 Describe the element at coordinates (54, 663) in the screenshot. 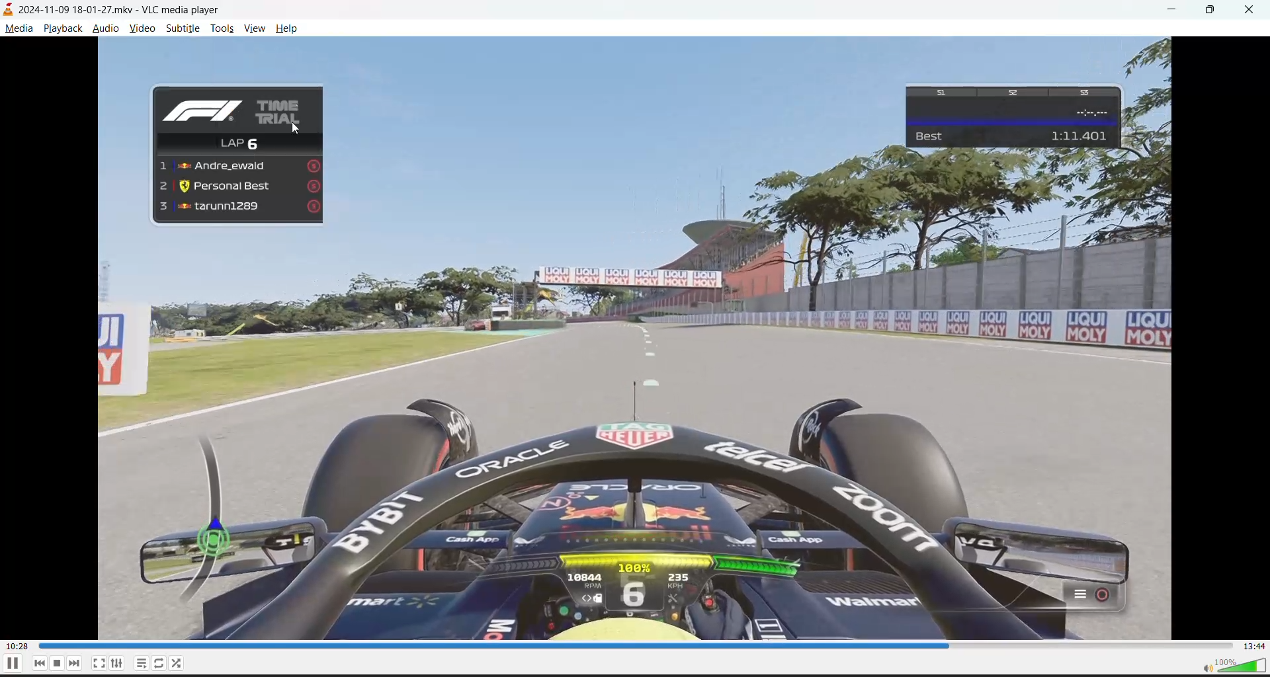

I see `stop` at that location.